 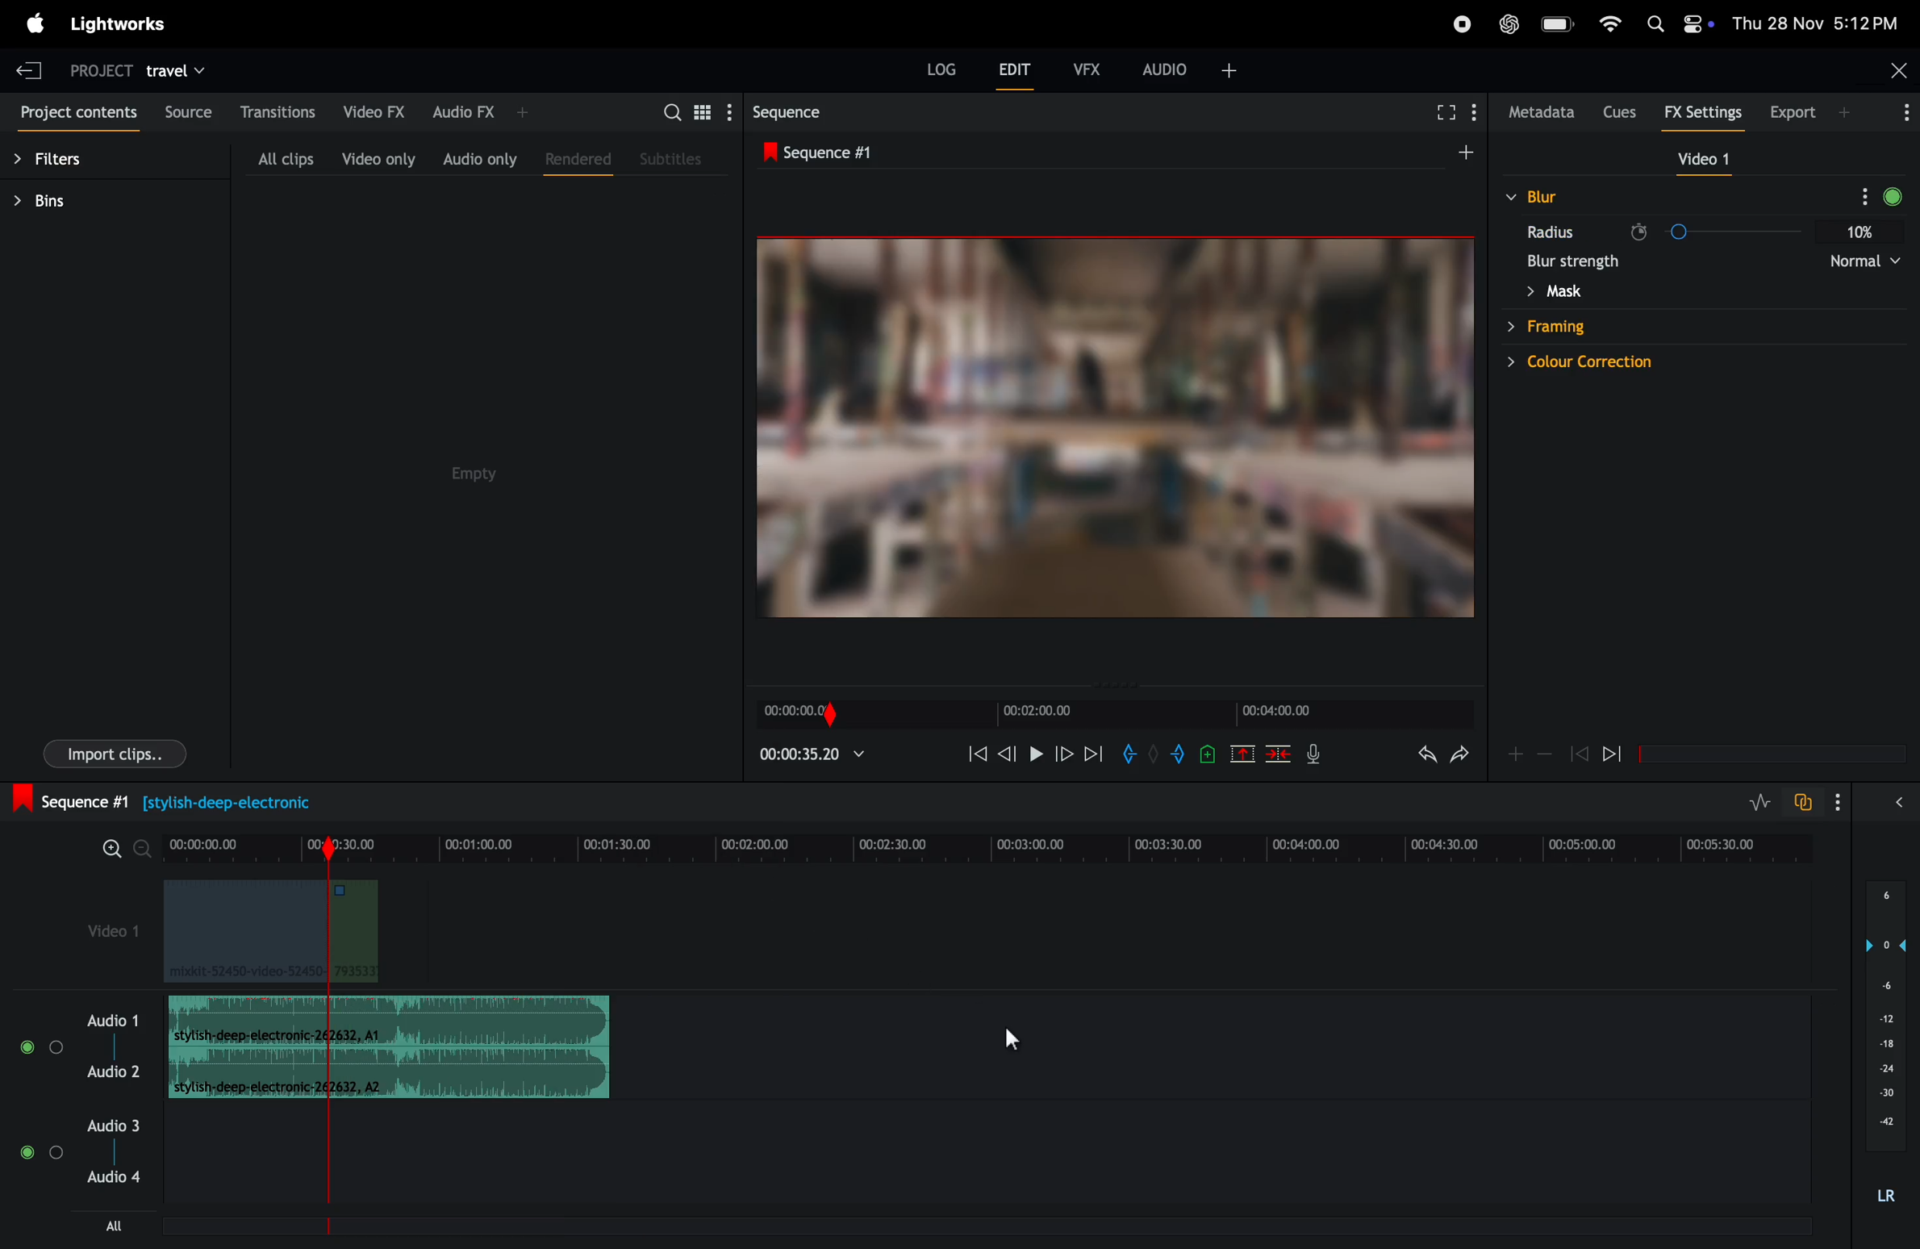 What do you see at coordinates (1752, 801) in the screenshot?
I see `toggle audio level editing` at bounding box center [1752, 801].